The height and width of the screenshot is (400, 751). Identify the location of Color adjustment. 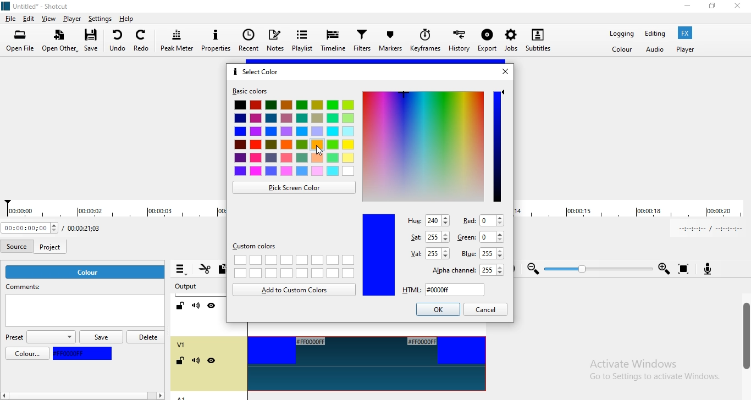
(498, 146).